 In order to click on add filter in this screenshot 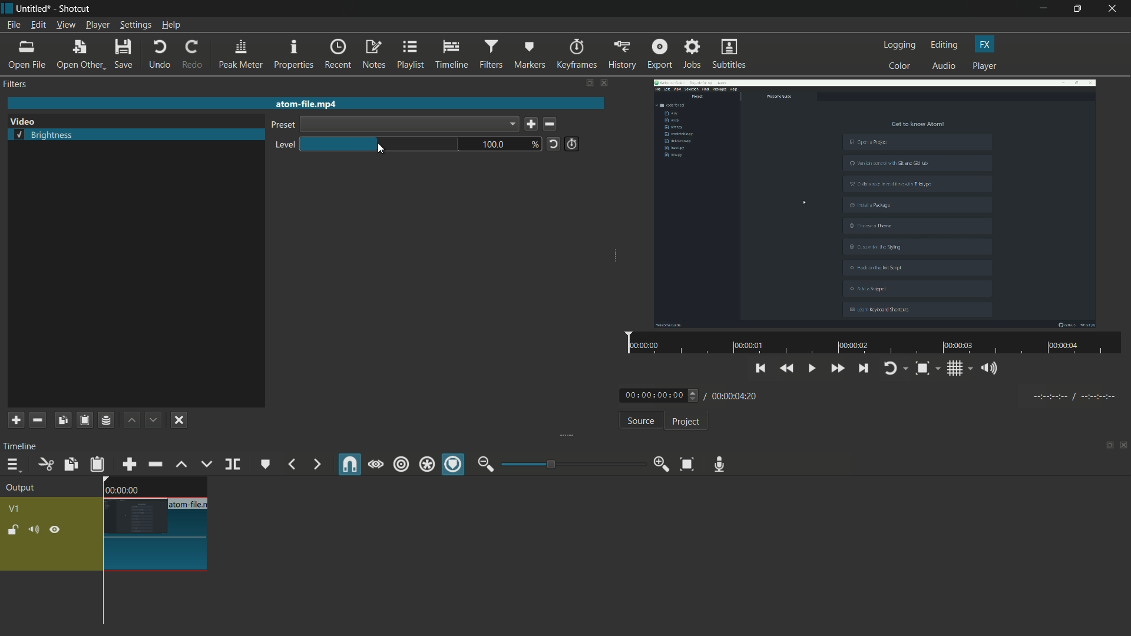, I will do `click(15, 420)`.